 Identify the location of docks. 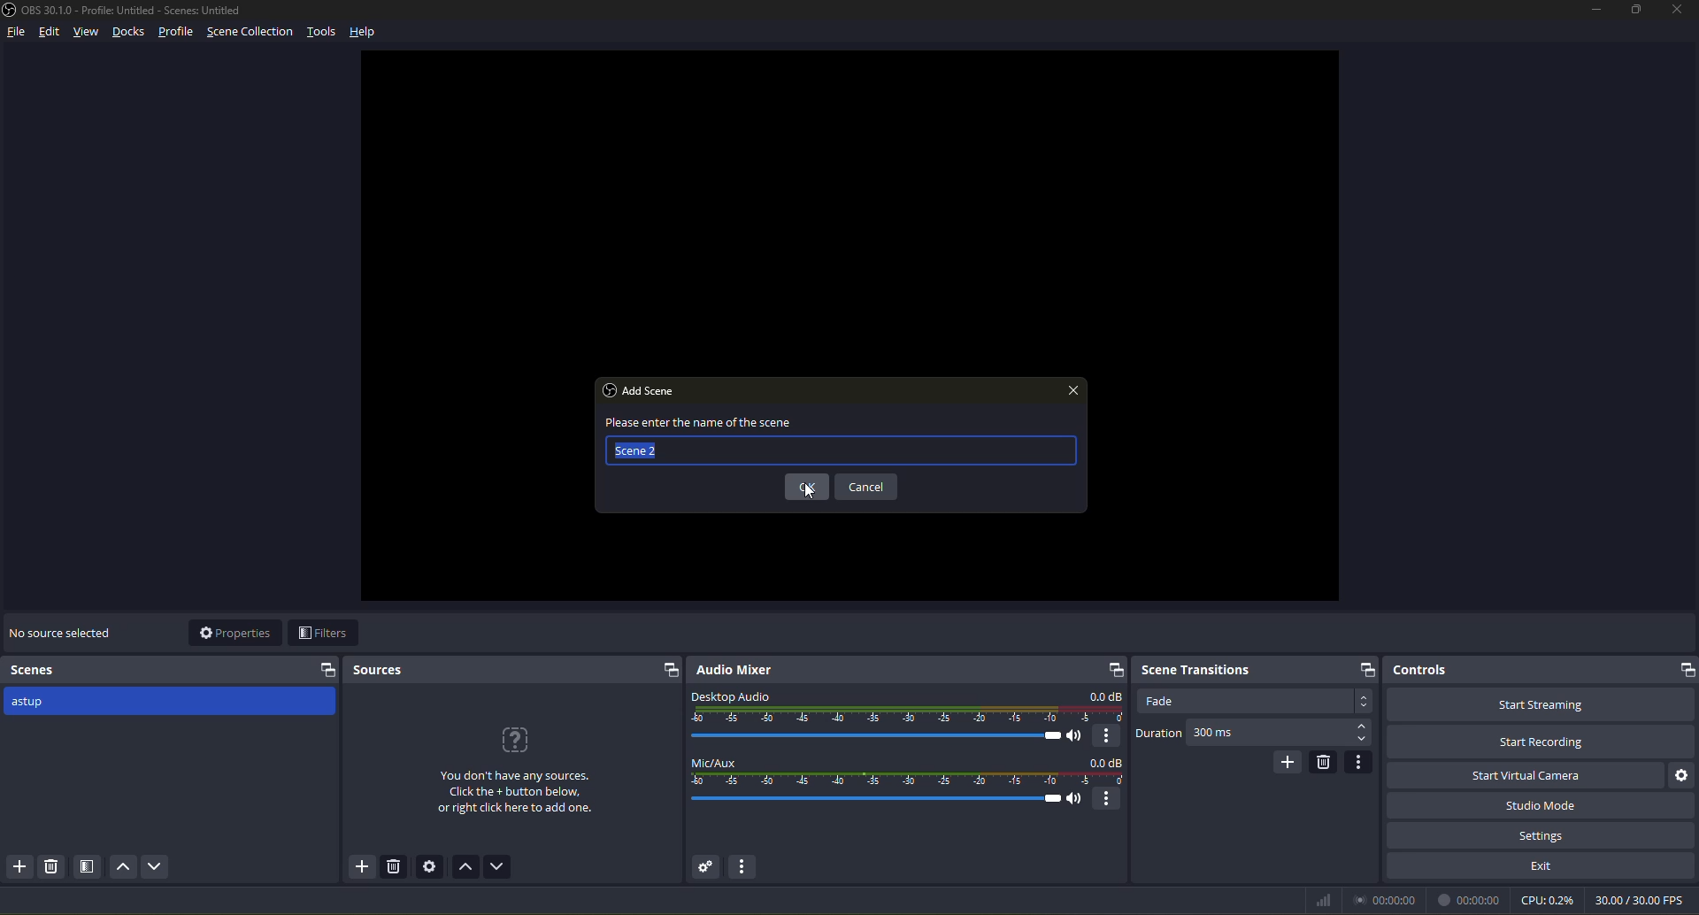
(128, 34).